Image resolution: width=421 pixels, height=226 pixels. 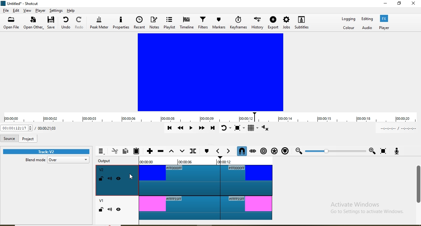 I want to click on scroll bar, so click(x=418, y=185).